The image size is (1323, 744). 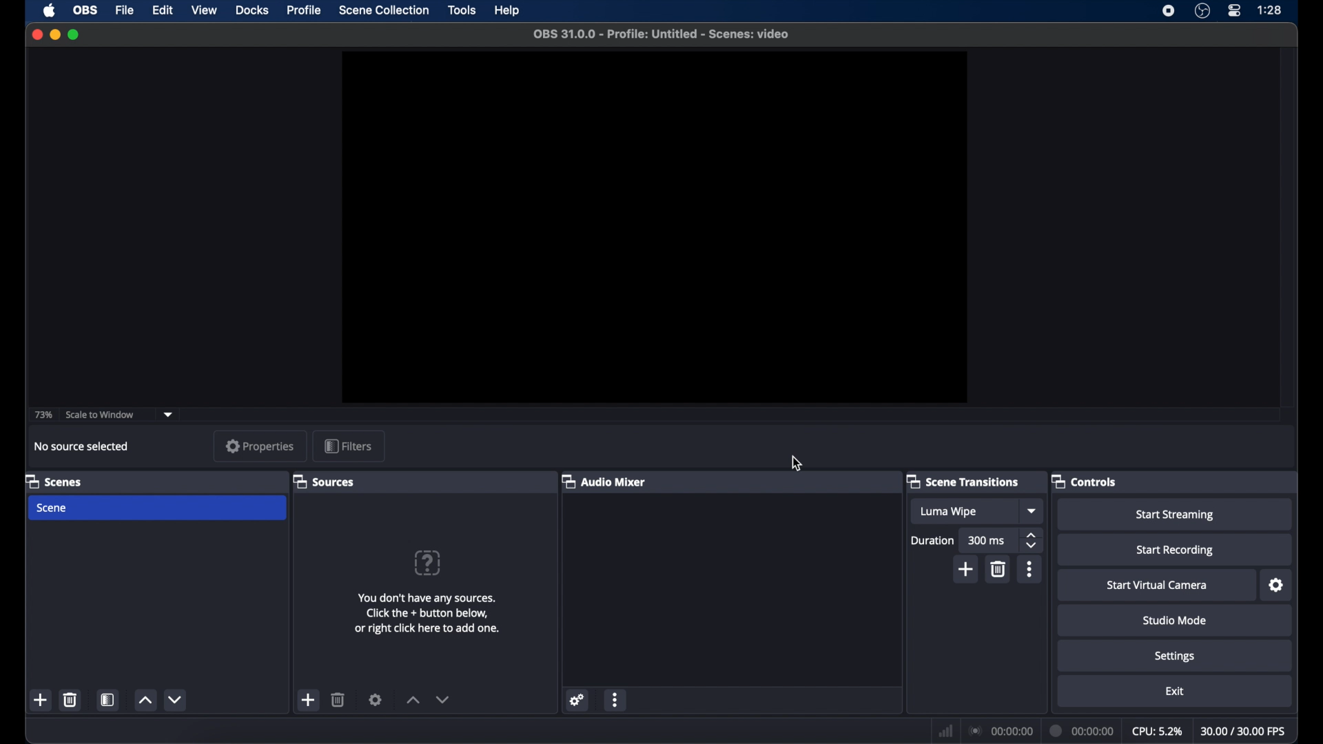 I want to click on scene transitions, so click(x=966, y=482).